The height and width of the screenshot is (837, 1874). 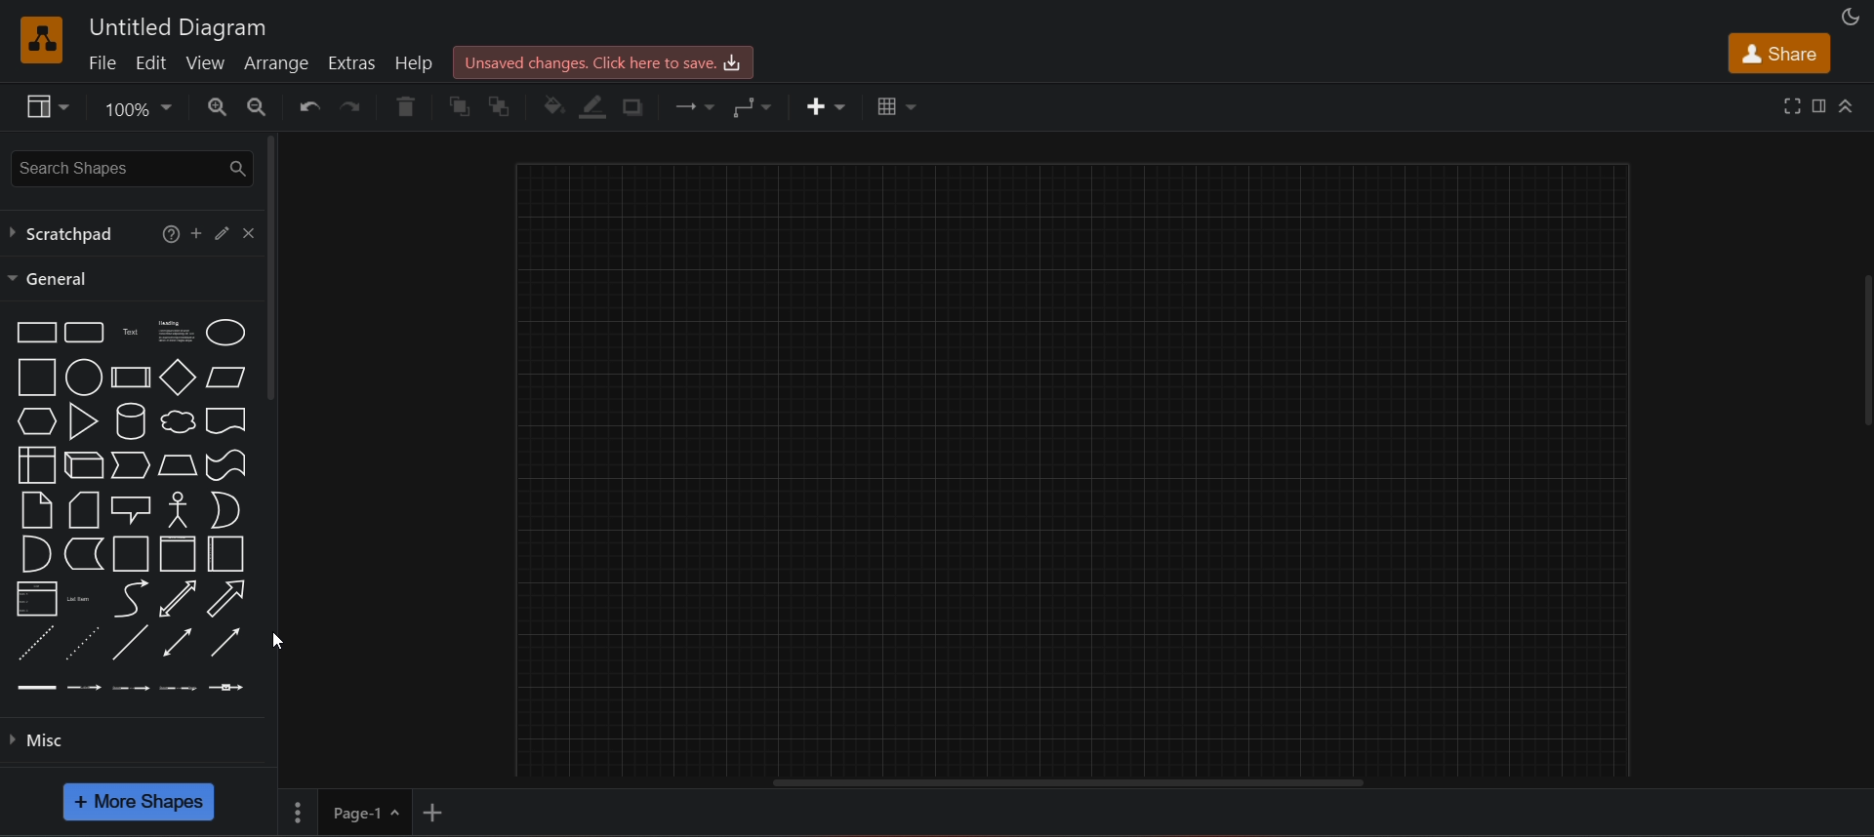 What do you see at coordinates (604, 62) in the screenshot?
I see `click here to save.` at bounding box center [604, 62].